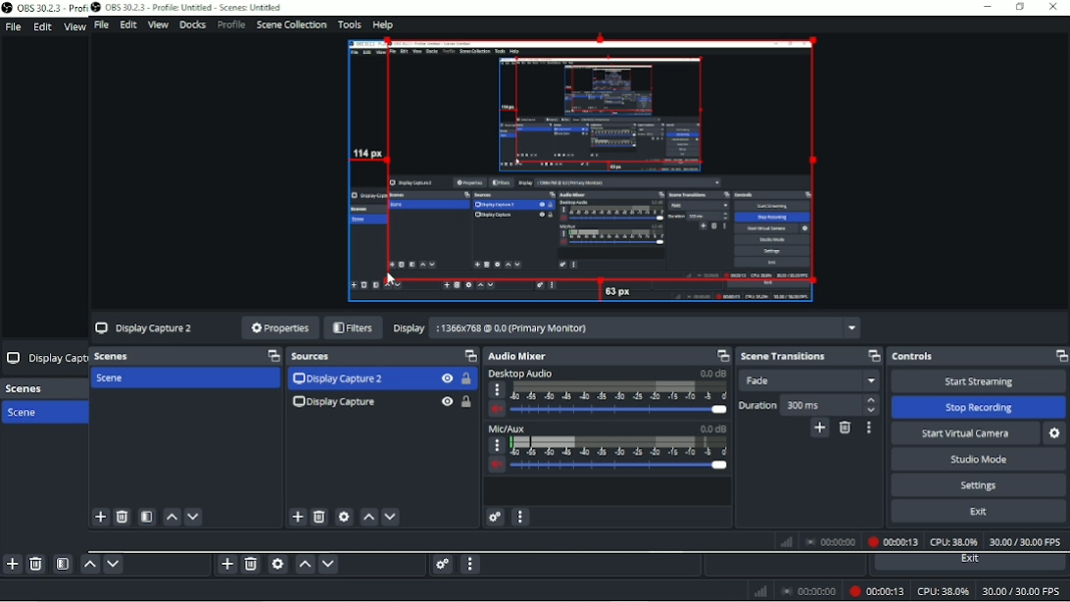 This screenshot has height=602, width=1070. I want to click on settings, so click(495, 517).